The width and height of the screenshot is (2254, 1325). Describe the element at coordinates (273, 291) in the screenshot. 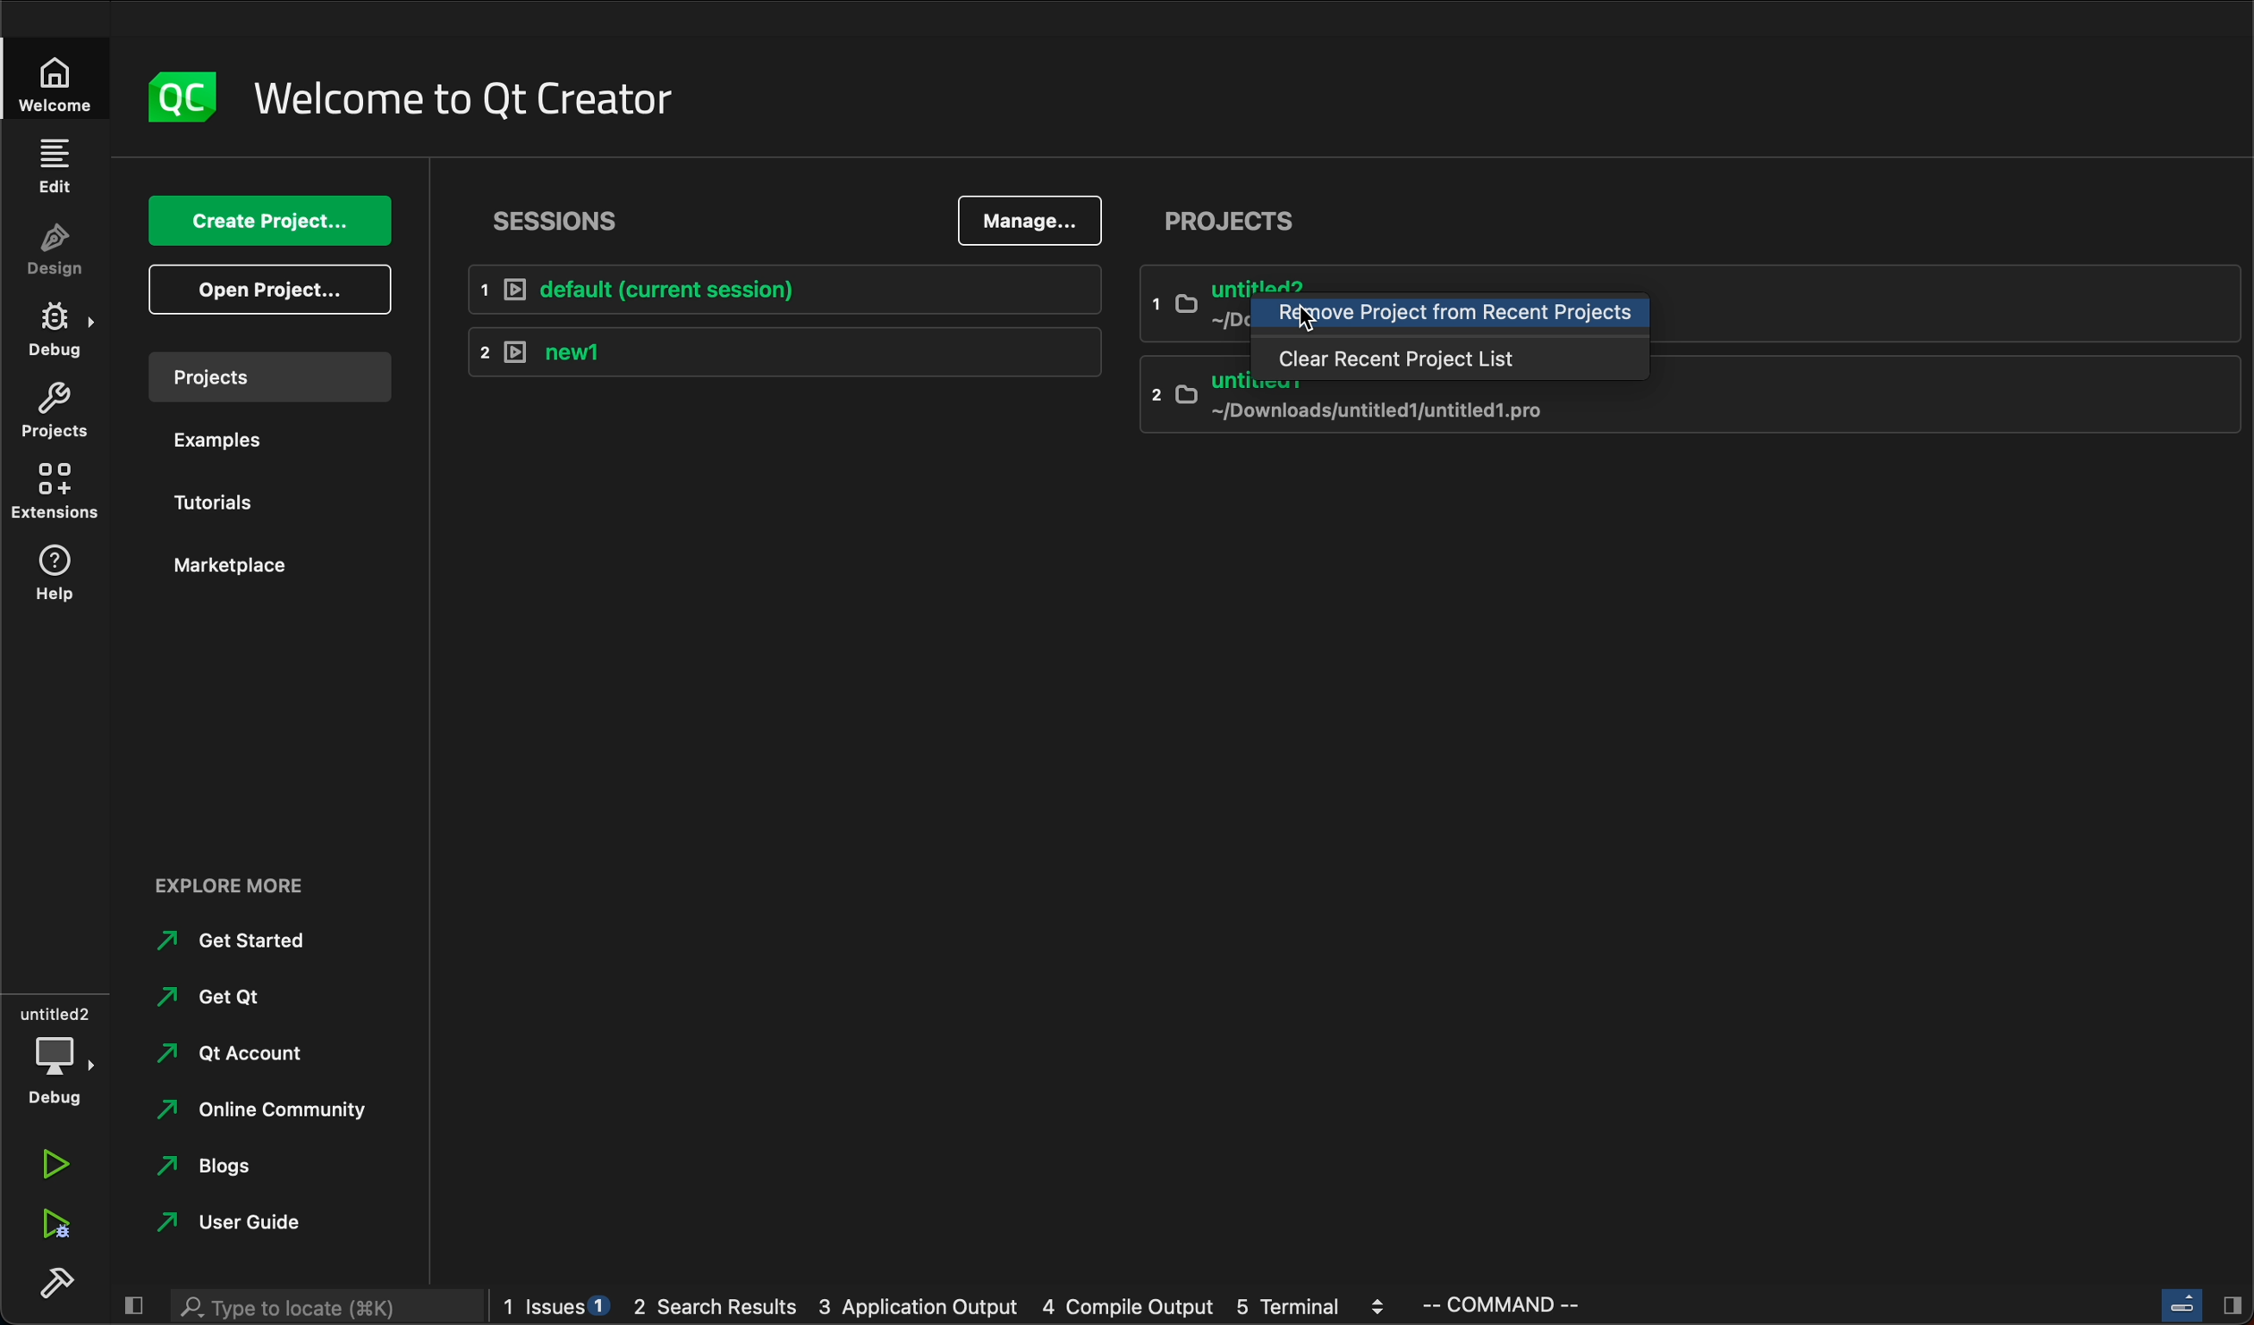

I see `open` at that location.